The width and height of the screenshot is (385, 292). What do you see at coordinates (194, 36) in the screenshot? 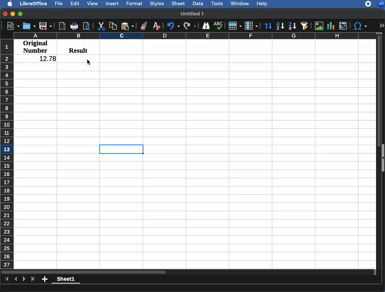
I see `Columns` at bounding box center [194, 36].